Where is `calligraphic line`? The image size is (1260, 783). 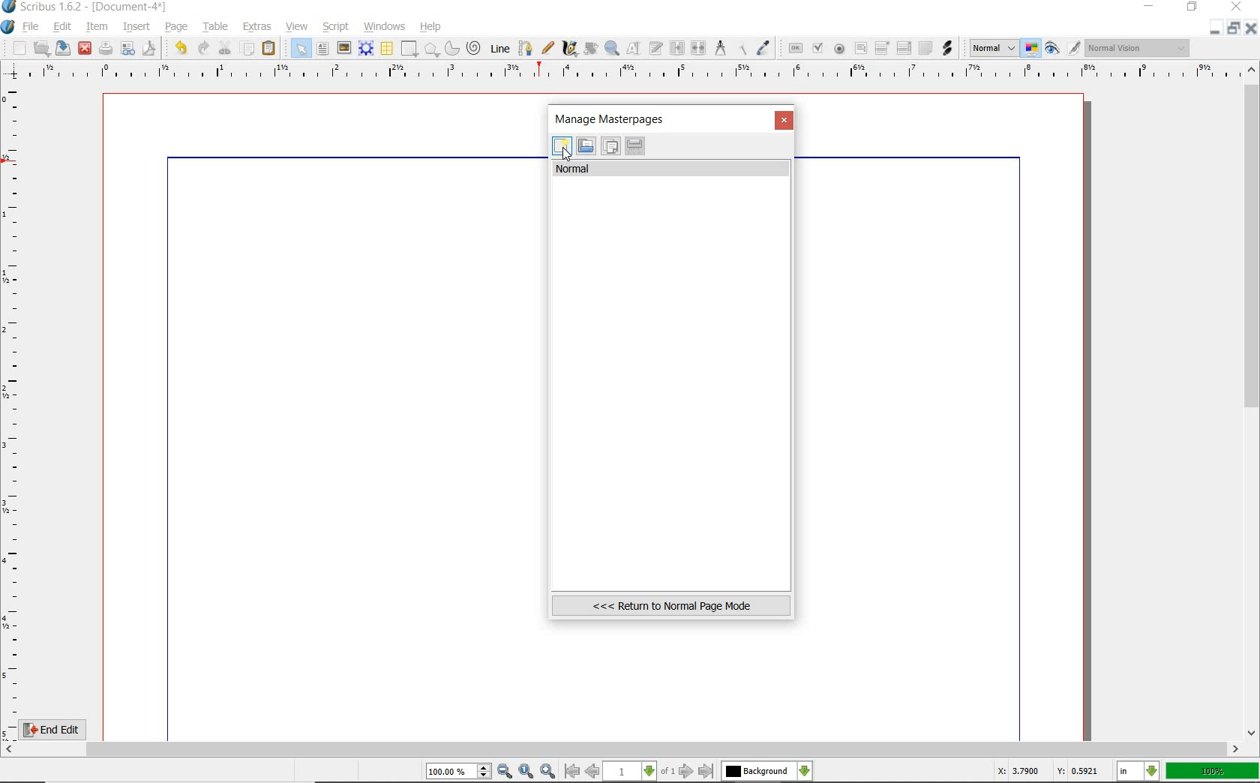 calligraphic line is located at coordinates (569, 49).